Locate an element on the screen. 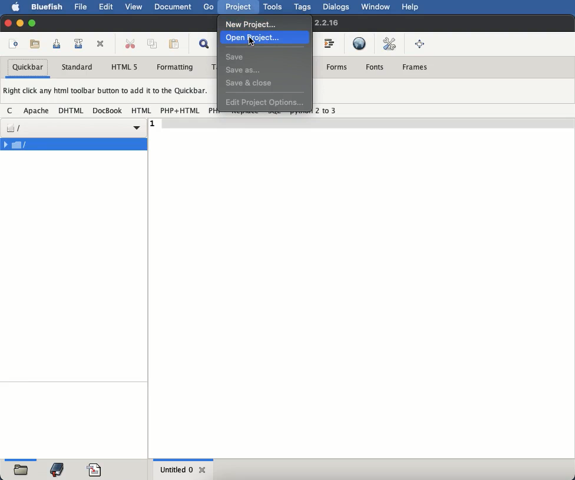  standard  is located at coordinates (79, 68).